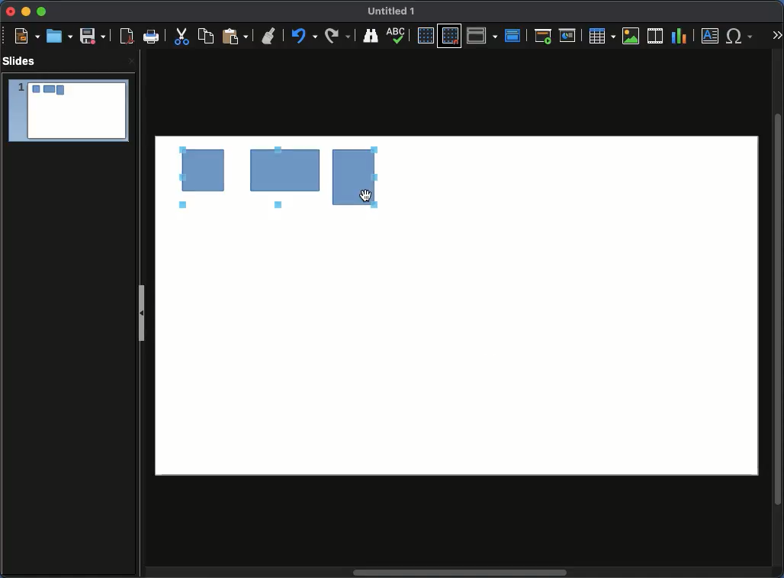 The height and width of the screenshot is (578, 784). I want to click on Objects, so click(266, 179).